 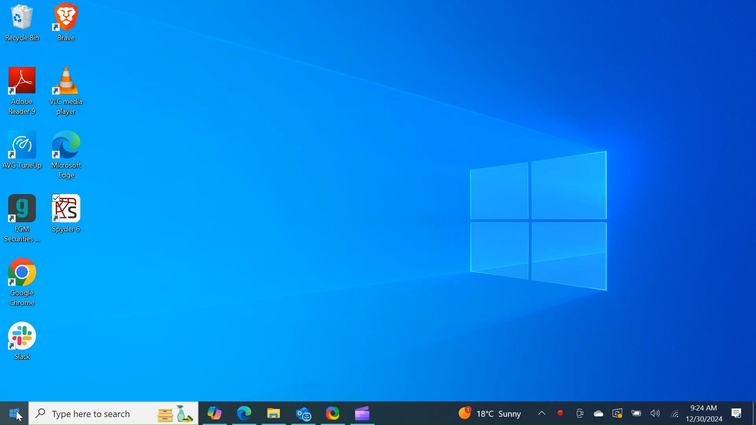 What do you see at coordinates (68, 220) in the screenshot?
I see `Spyder Desktop Icon` at bounding box center [68, 220].